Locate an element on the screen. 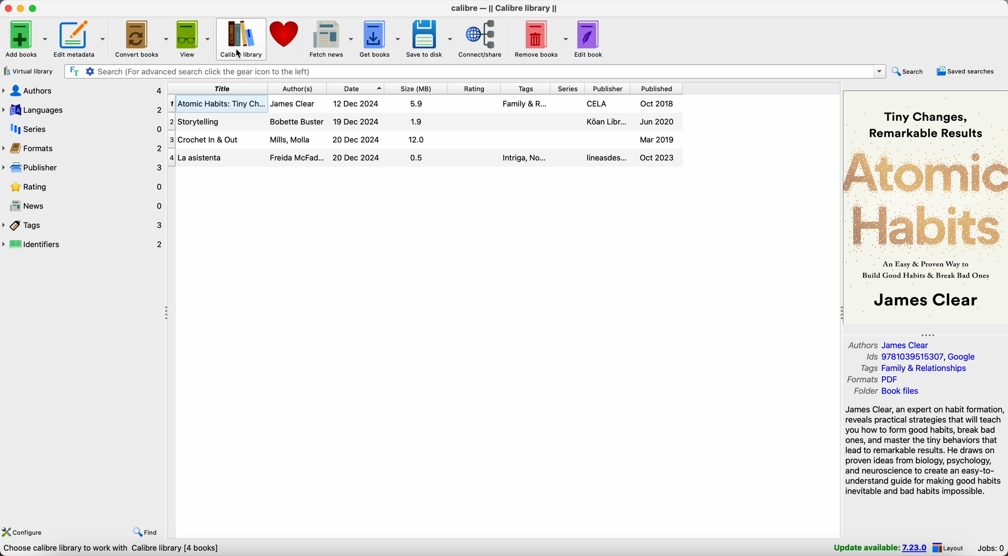 The image size is (1008, 556). search bar is located at coordinates (474, 71).